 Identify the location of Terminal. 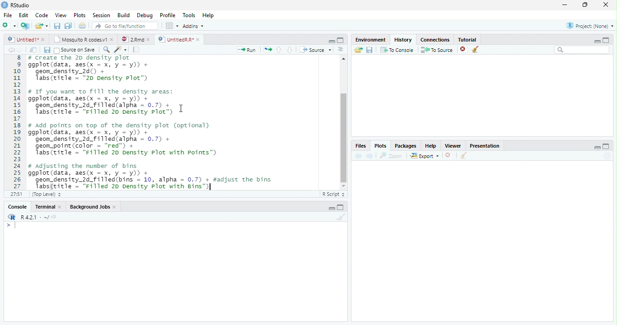
(45, 207).